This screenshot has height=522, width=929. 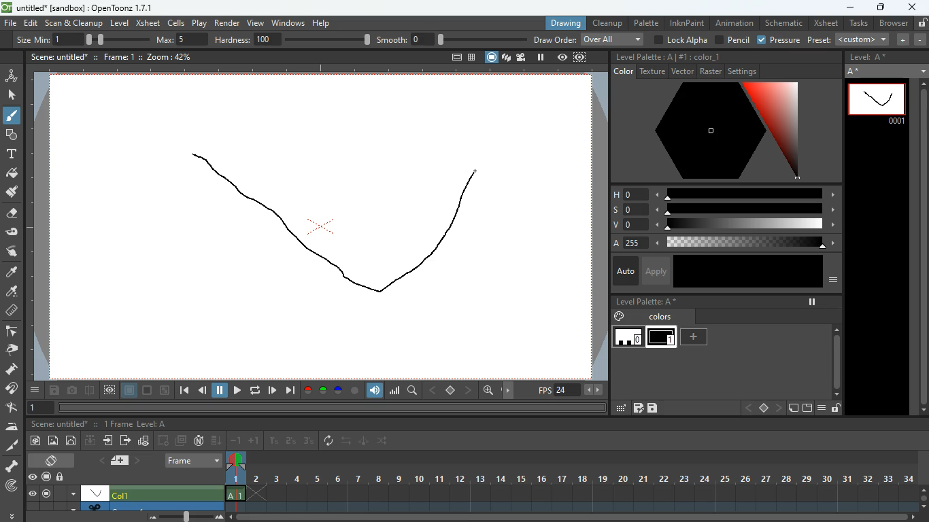 What do you see at coordinates (713, 131) in the screenshot?
I see `color` at bounding box center [713, 131].